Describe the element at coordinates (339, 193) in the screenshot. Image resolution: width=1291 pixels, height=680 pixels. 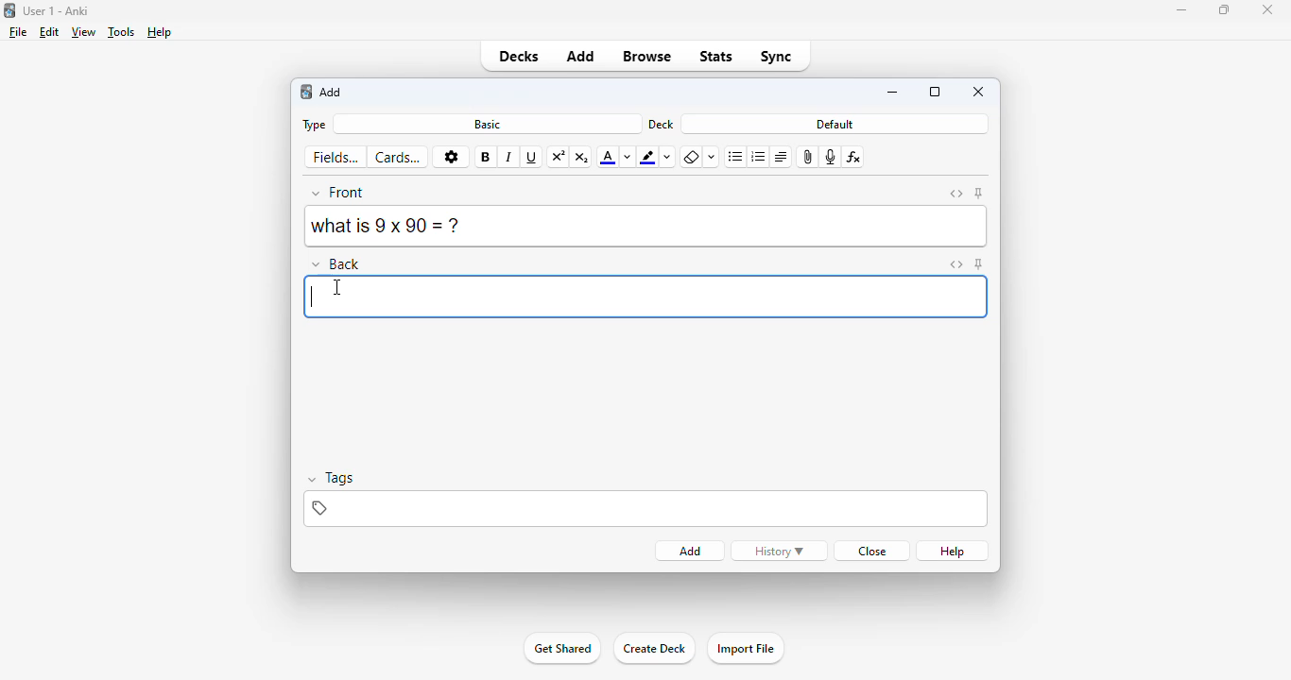
I see `front` at that location.